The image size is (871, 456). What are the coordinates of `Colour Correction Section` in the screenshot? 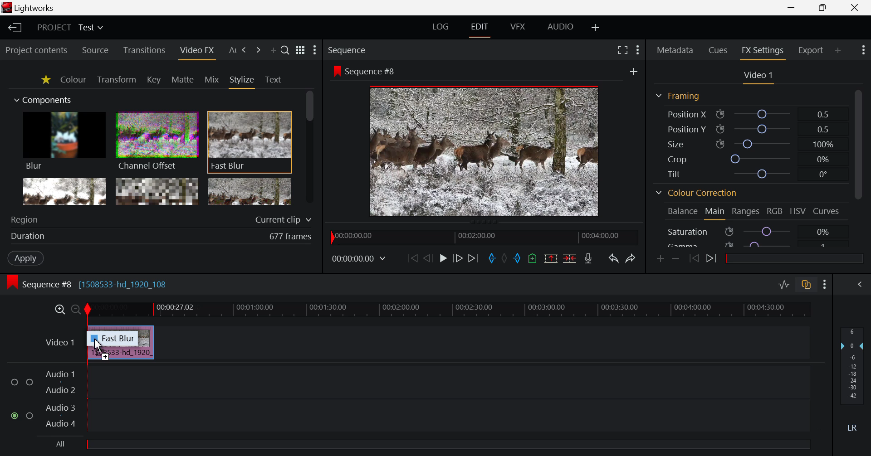 It's located at (697, 193).